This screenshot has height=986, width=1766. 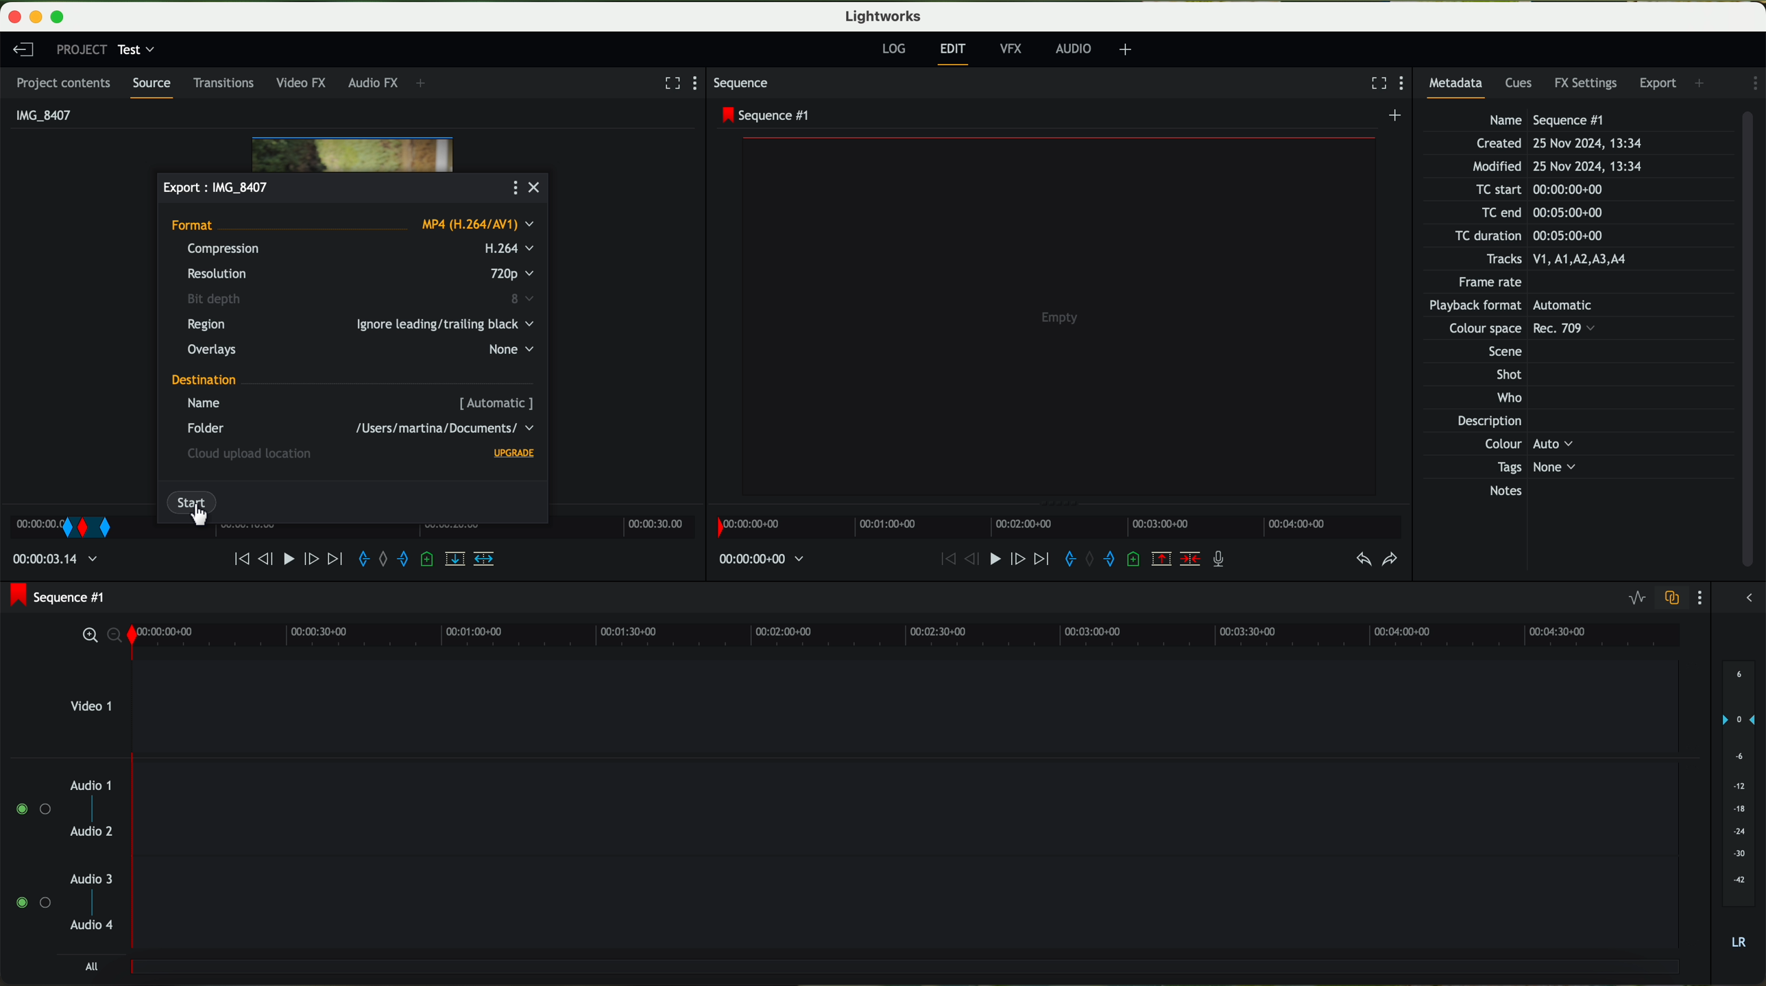 What do you see at coordinates (218, 187) in the screenshot?
I see `export file` at bounding box center [218, 187].